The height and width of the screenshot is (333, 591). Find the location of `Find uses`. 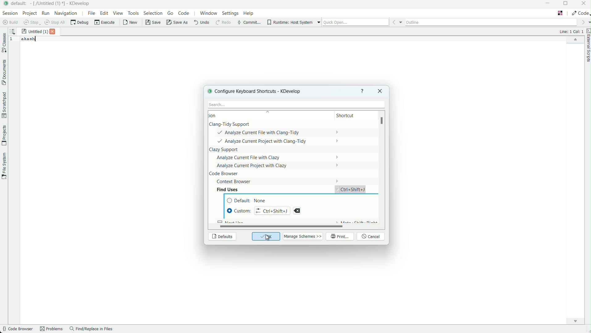

Find uses is located at coordinates (232, 189).